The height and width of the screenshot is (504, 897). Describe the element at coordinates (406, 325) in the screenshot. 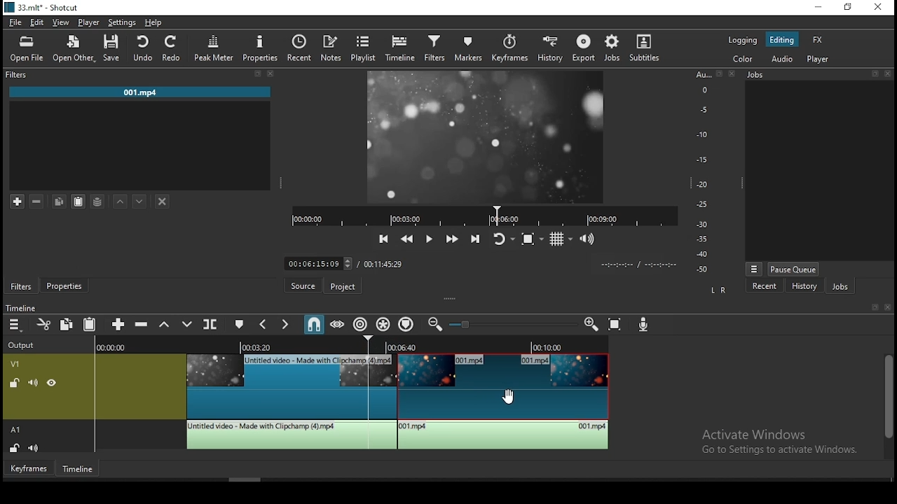

I see `ripple markers` at that location.